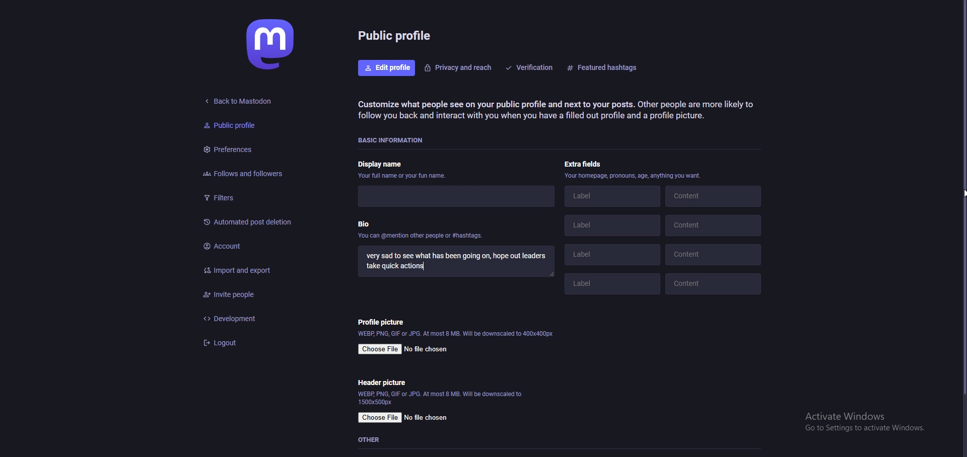 Image resolution: width=967 pixels, height=457 pixels. I want to click on label, so click(610, 284).